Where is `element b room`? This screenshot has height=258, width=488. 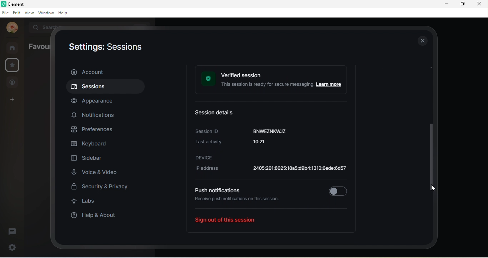 element b room is located at coordinates (27, 4).